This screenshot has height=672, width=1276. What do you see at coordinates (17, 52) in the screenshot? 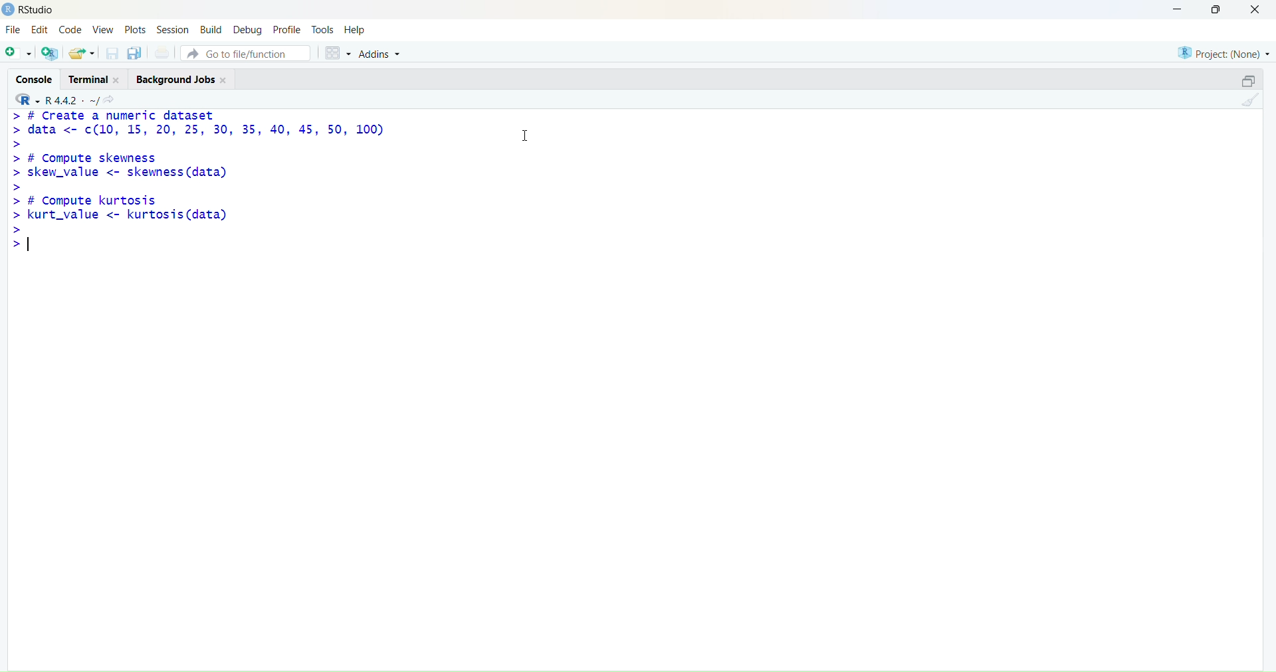
I see `New File` at bounding box center [17, 52].